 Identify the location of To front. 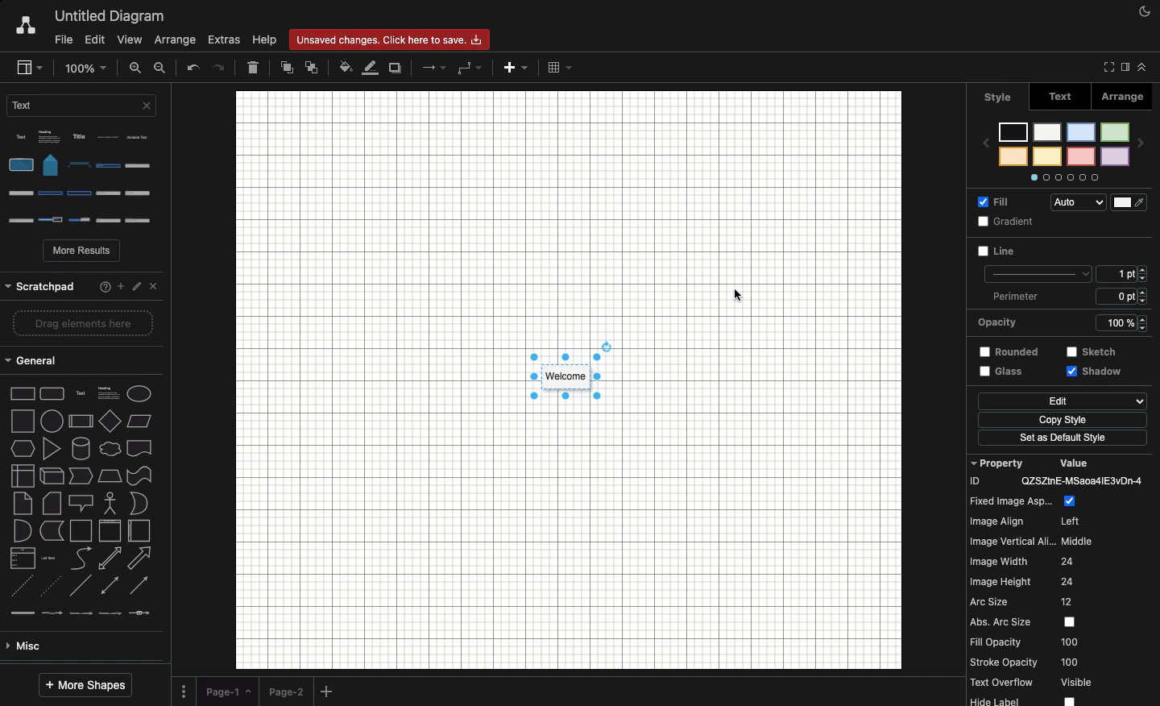
(286, 70).